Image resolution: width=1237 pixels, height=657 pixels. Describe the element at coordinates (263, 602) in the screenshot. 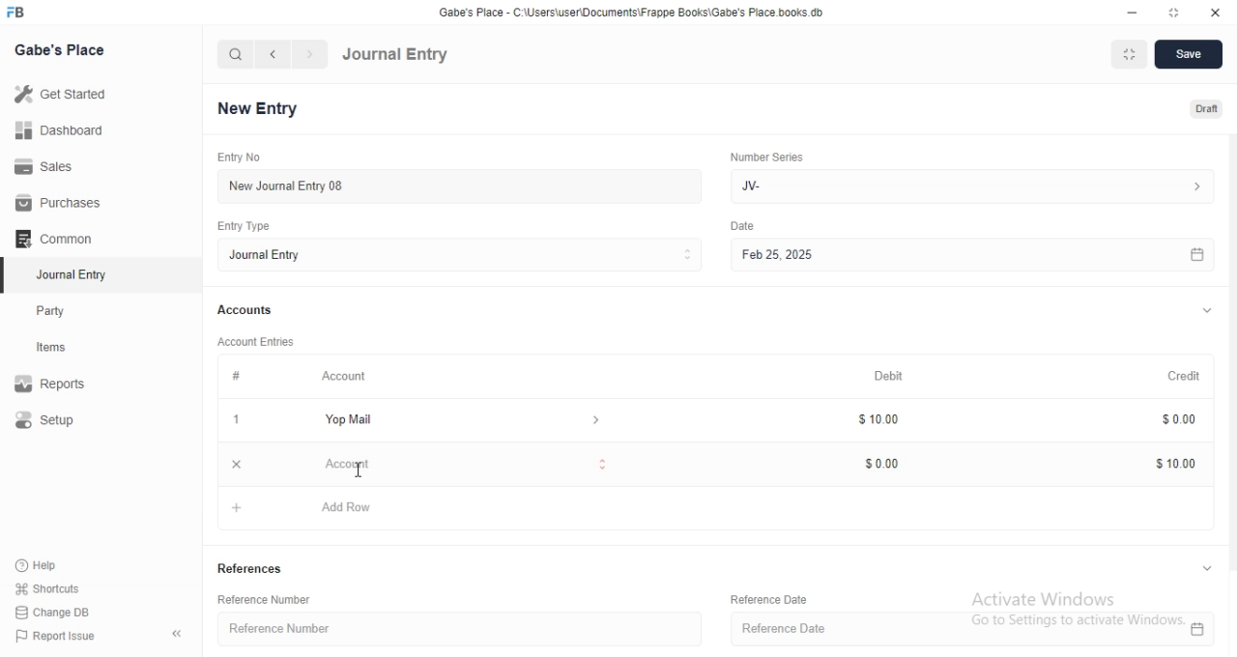

I see `Reference Number` at that location.